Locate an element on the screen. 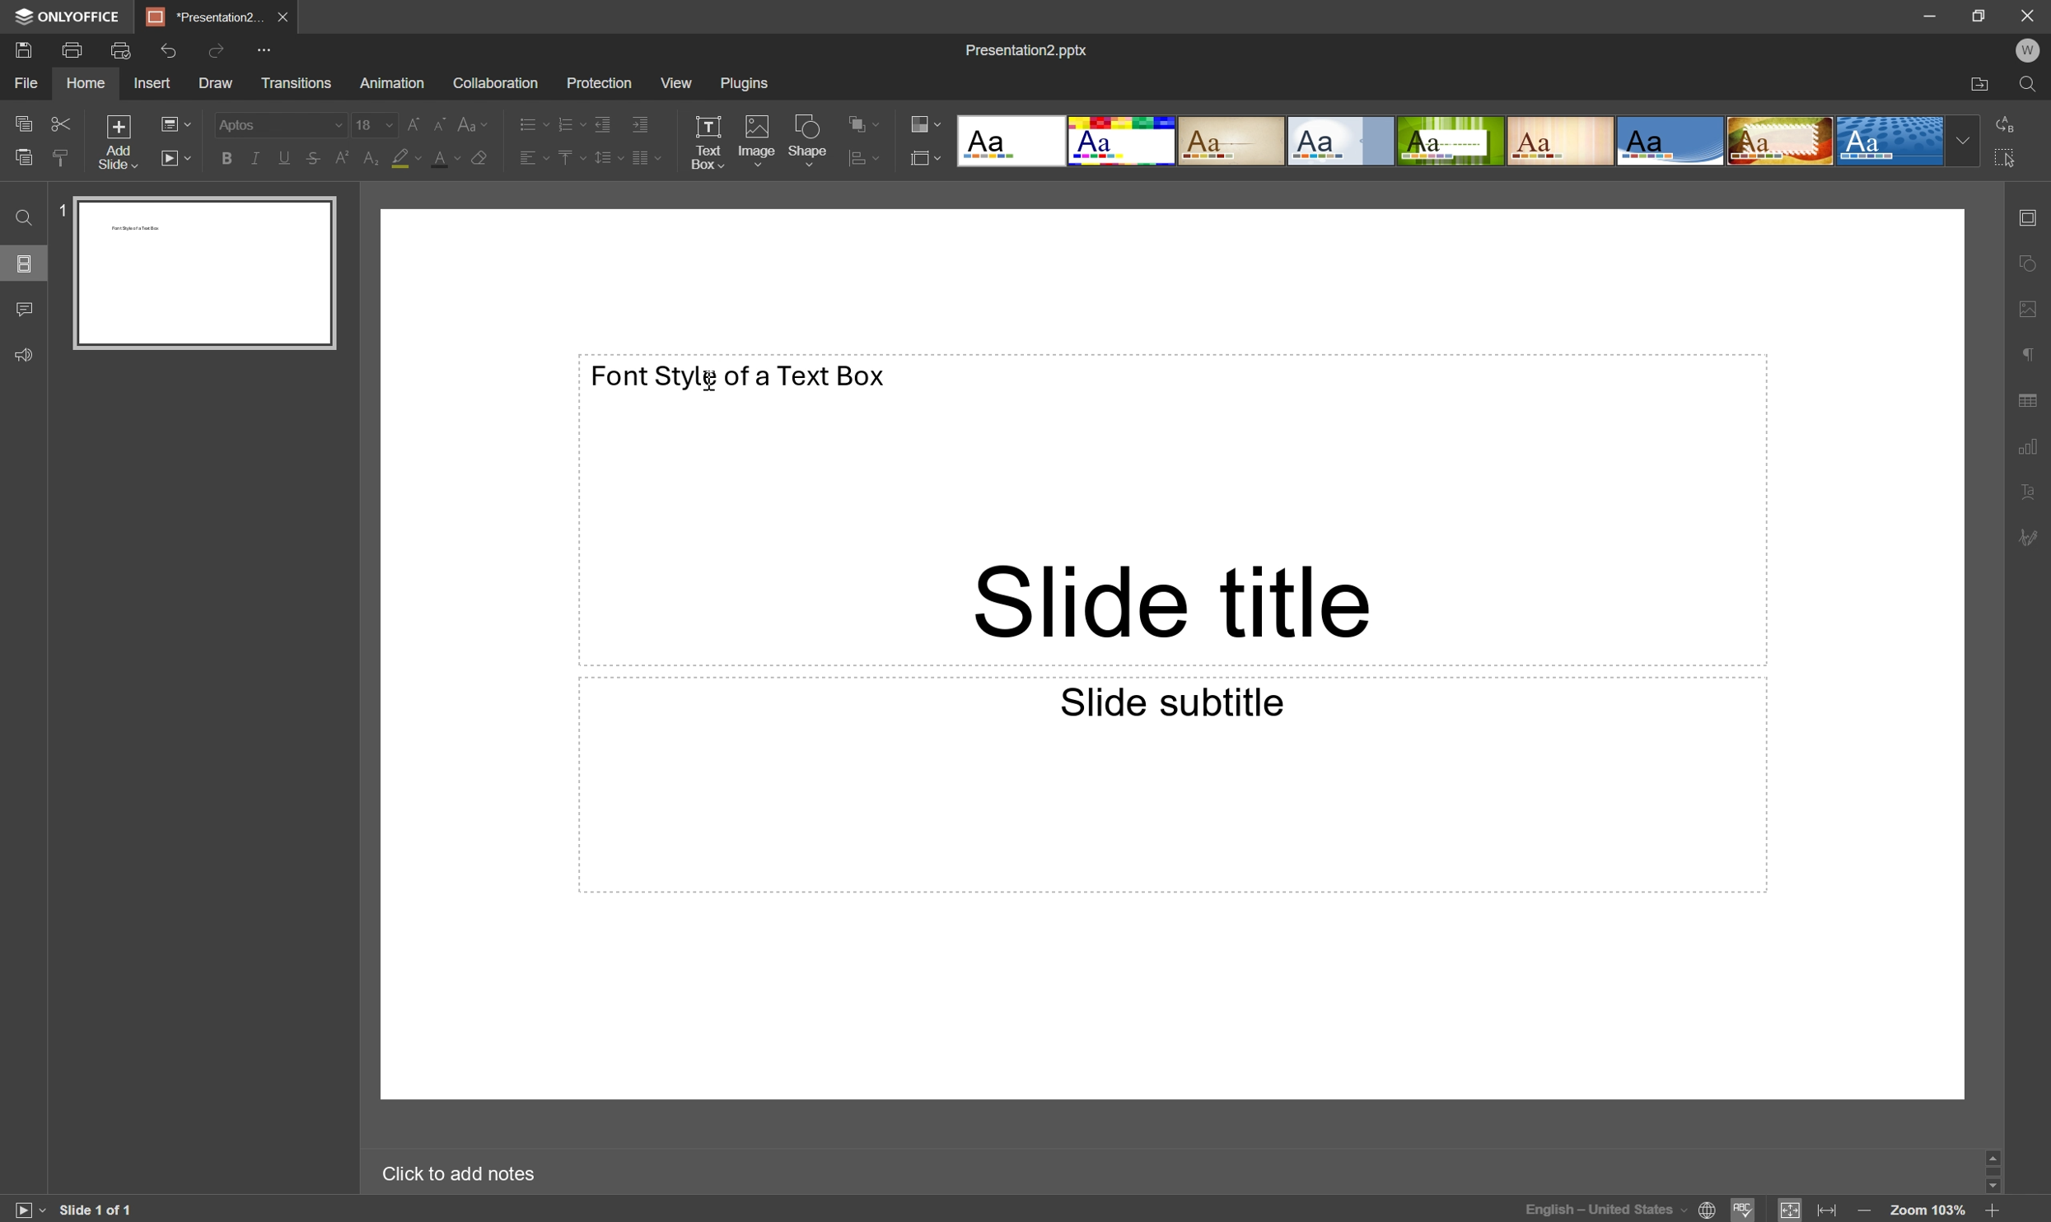 The height and width of the screenshot is (1222, 2051). Zoom in is located at coordinates (1998, 1211).